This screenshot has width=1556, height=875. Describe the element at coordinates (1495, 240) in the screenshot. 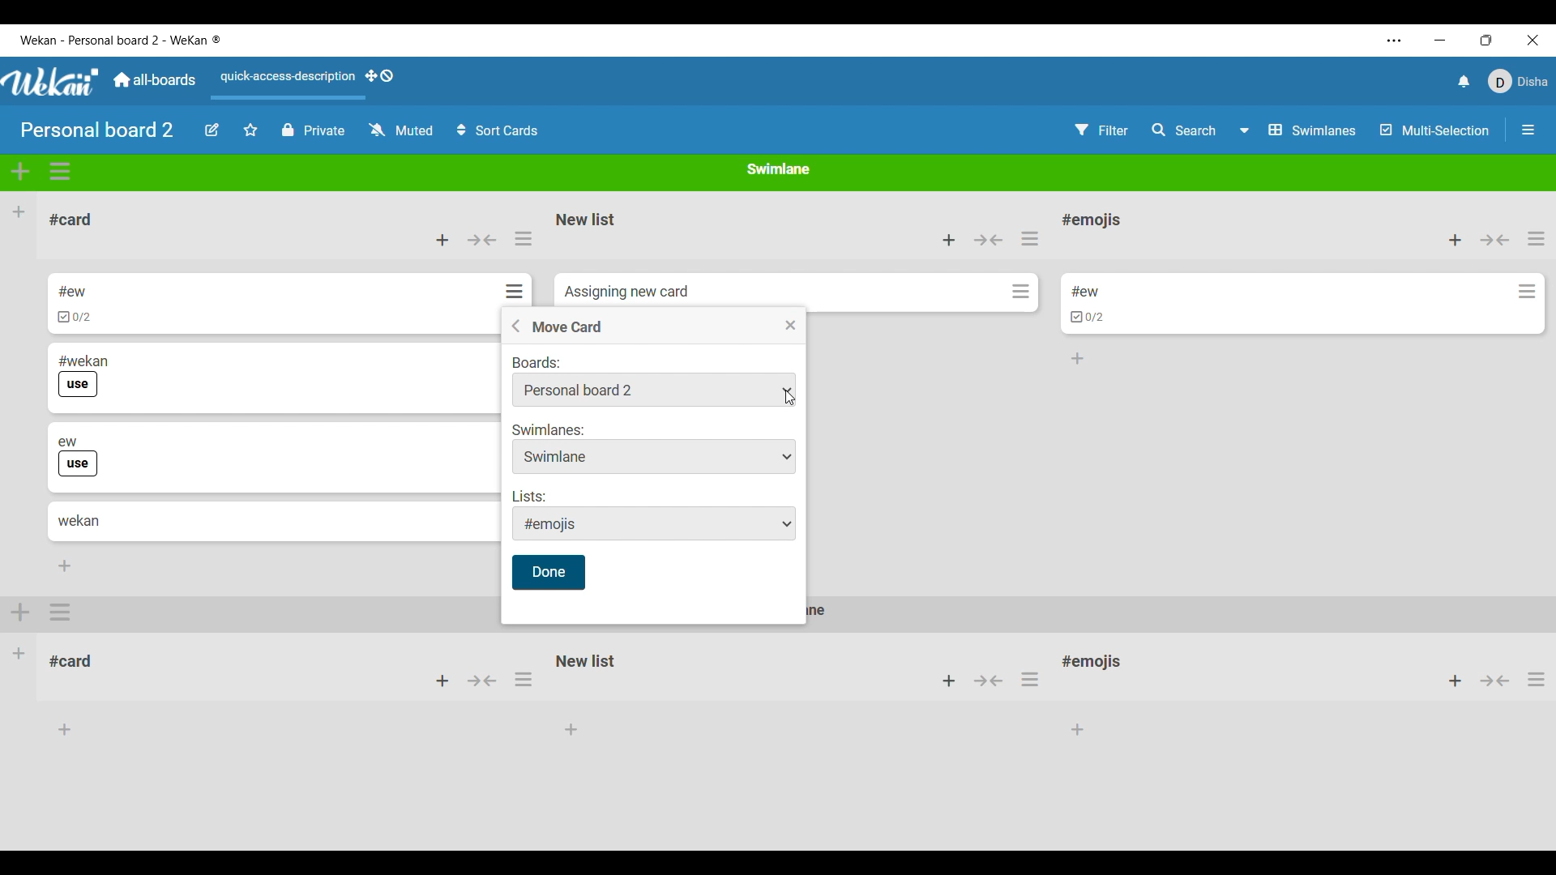

I see `Collapse` at that location.